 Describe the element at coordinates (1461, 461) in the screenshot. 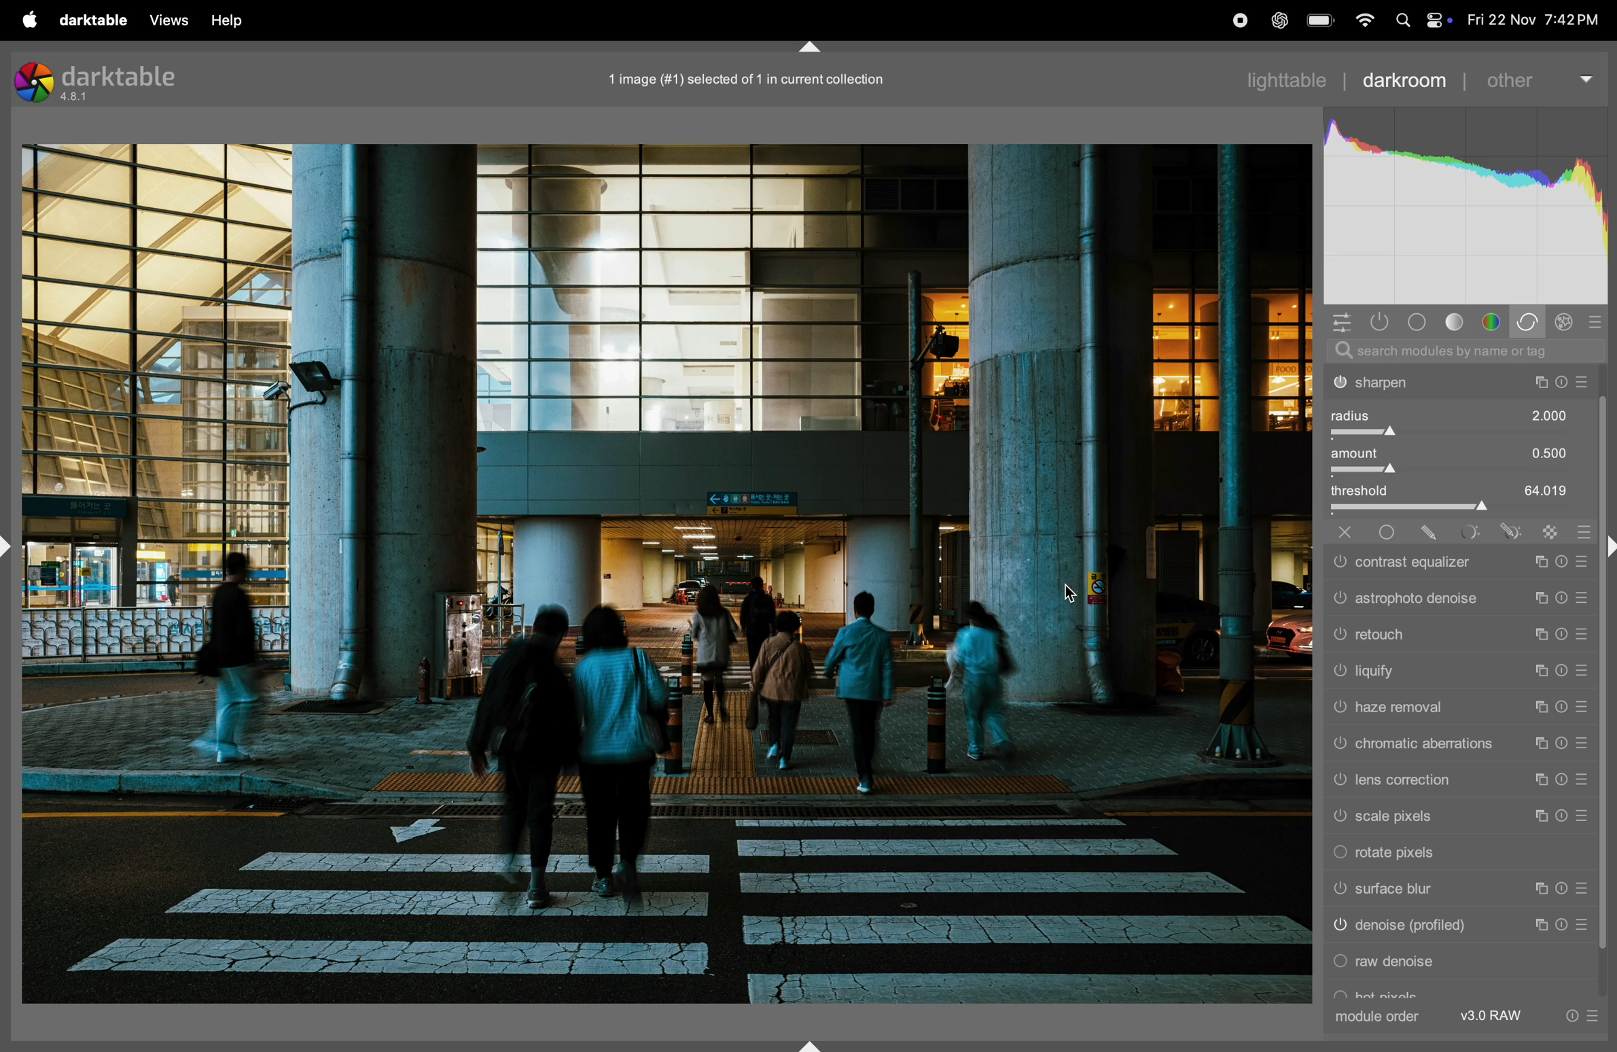

I see `` at that location.